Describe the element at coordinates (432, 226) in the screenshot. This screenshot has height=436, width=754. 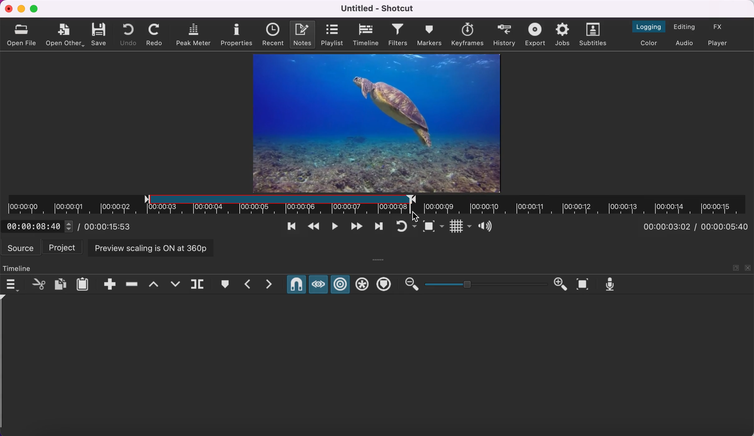
I see `` at that location.